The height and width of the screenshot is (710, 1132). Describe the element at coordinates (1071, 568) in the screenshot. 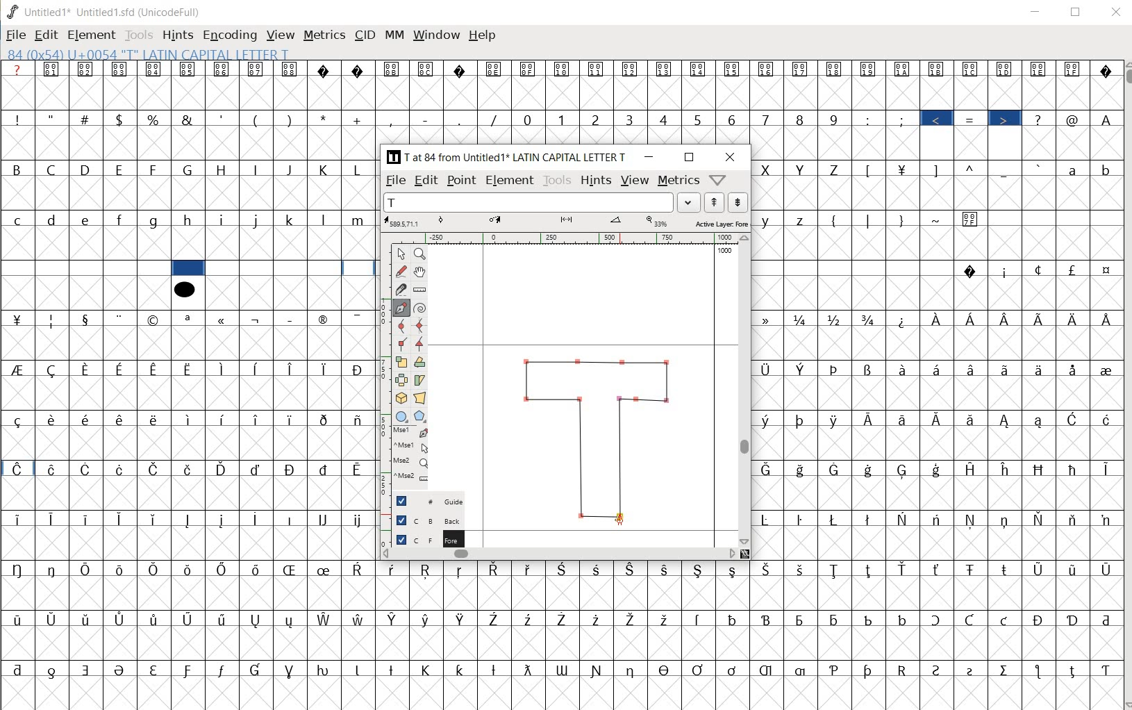

I see `Symbol` at that location.